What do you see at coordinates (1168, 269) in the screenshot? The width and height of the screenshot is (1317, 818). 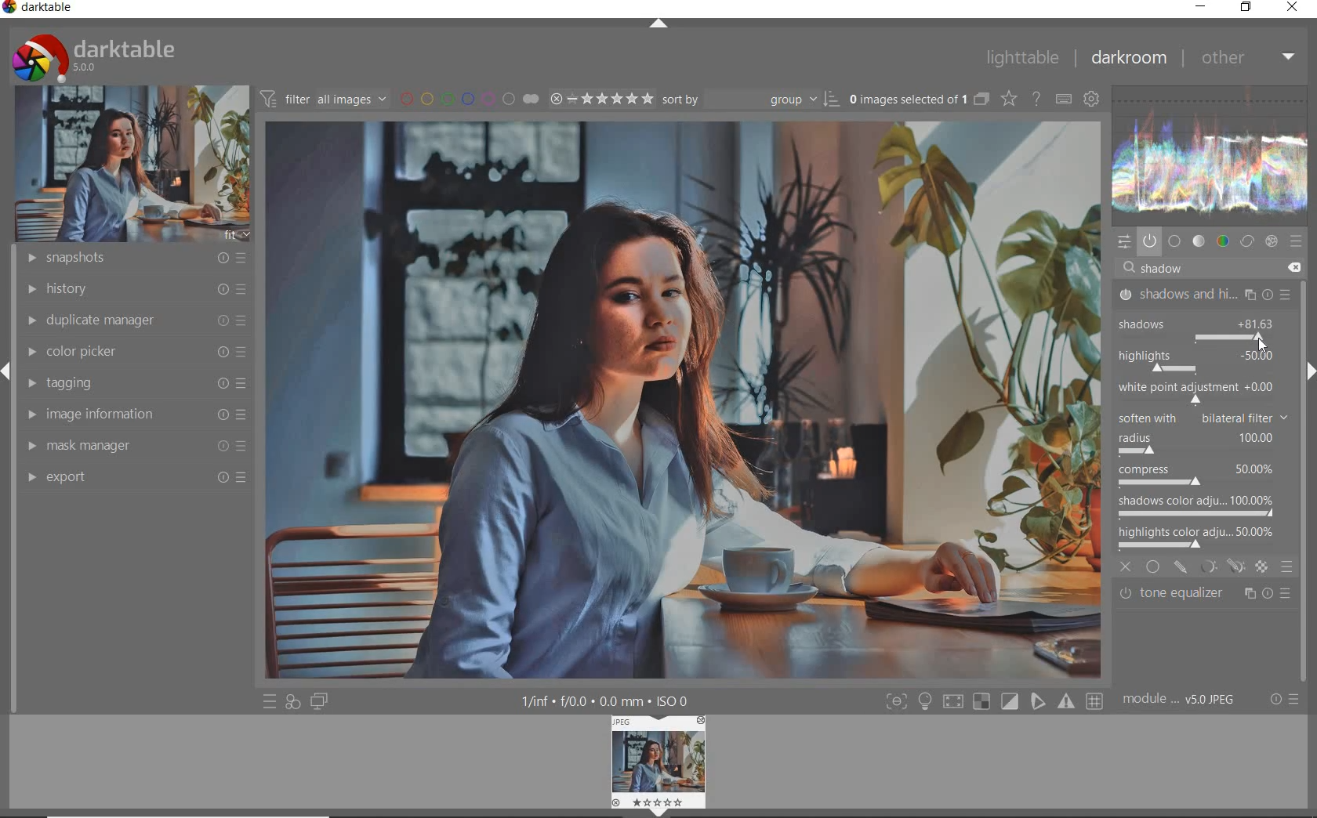 I see `shadow` at bounding box center [1168, 269].